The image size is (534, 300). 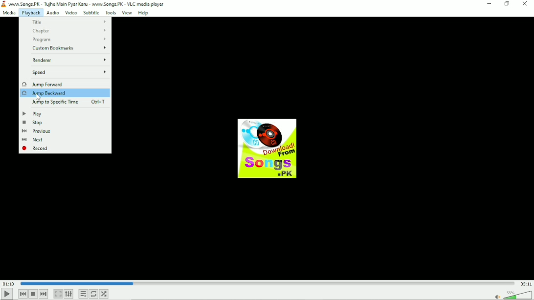 What do you see at coordinates (69, 72) in the screenshot?
I see `Speed` at bounding box center [69, 72].